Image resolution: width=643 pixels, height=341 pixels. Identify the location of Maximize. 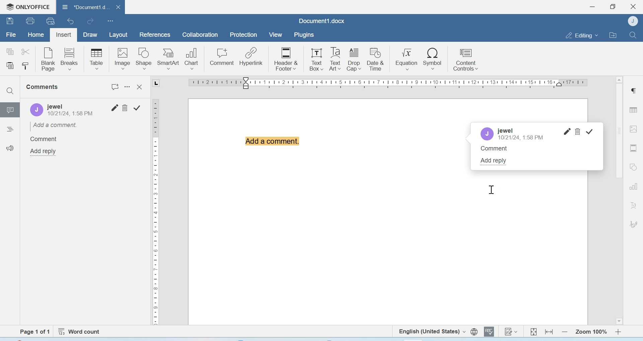
(613, 7).